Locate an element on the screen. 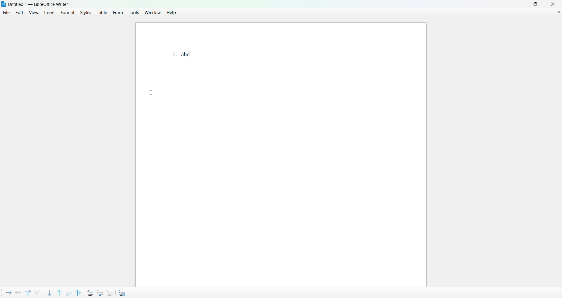  window is located at coordinates (153, 12).